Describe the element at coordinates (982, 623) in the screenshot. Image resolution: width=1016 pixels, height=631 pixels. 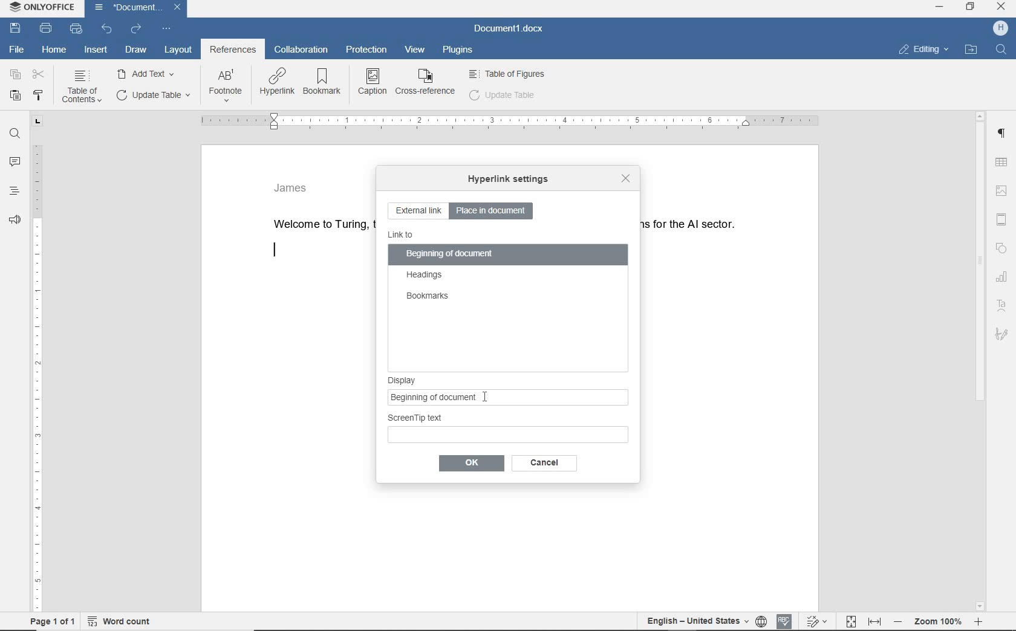
I see `zoom in` at that location.